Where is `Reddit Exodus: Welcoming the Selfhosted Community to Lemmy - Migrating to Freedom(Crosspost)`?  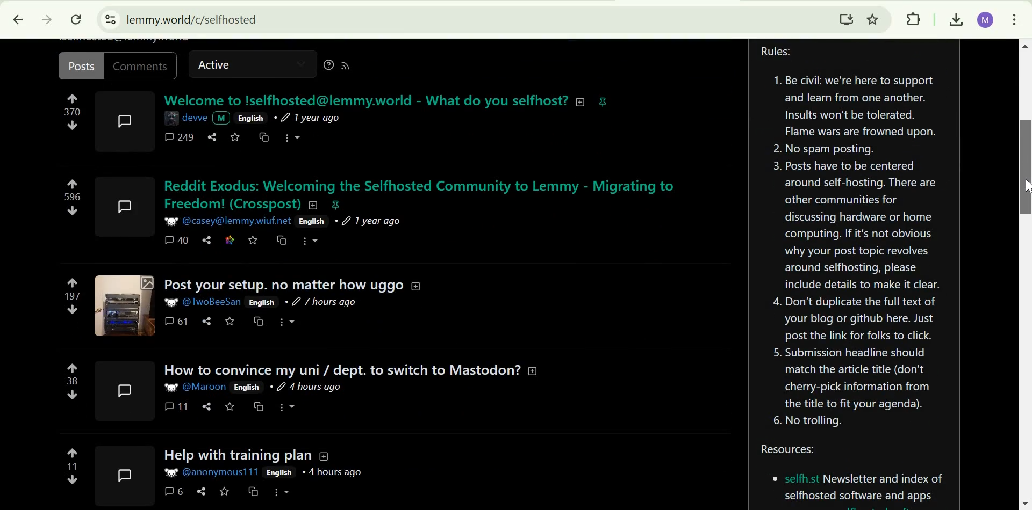
Reddit Exodus: Welcoming the Selfhosted Community to Lemmy - Migrating to Freedom(Crosspost) is located at coordinates (425, 194).